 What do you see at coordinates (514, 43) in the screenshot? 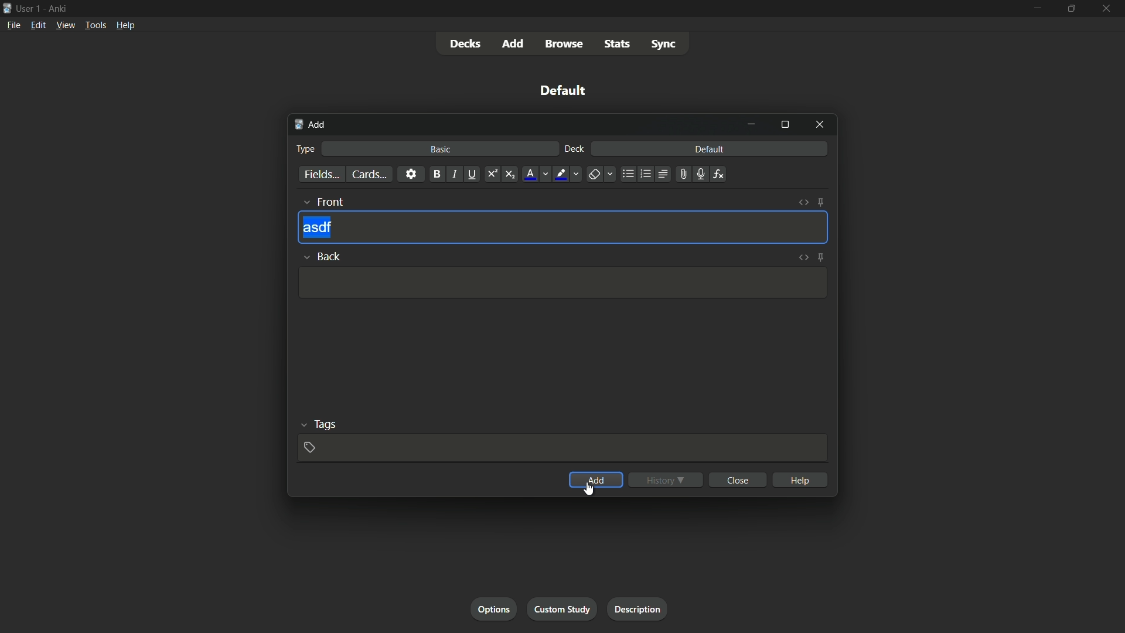
I see `add` at bounding box center [514, 43].